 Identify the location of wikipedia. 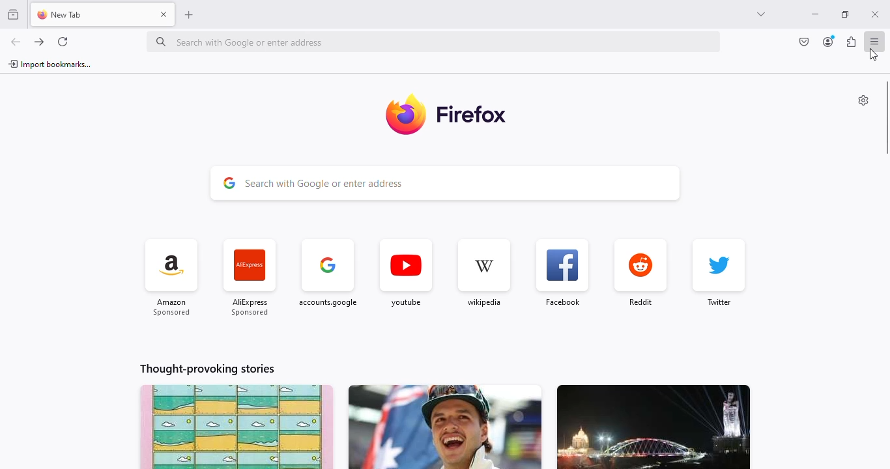
(483, 274).